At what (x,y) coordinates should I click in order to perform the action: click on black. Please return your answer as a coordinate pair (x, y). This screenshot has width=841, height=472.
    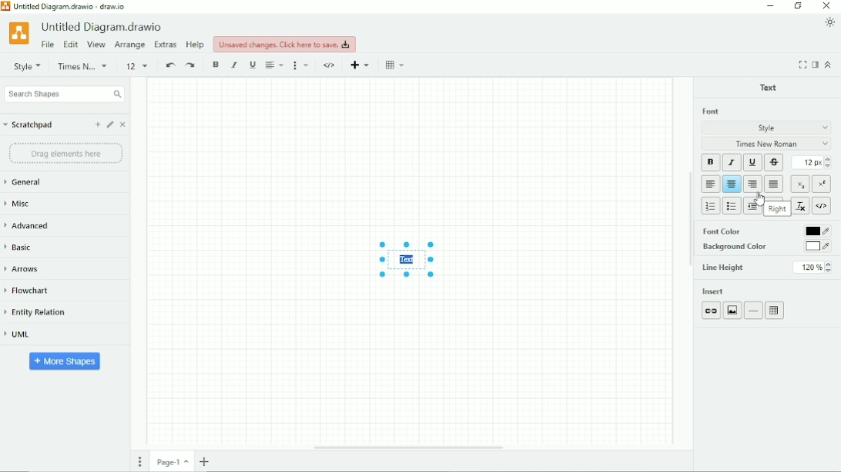
    Looking at the image, I should click on (817, 228).